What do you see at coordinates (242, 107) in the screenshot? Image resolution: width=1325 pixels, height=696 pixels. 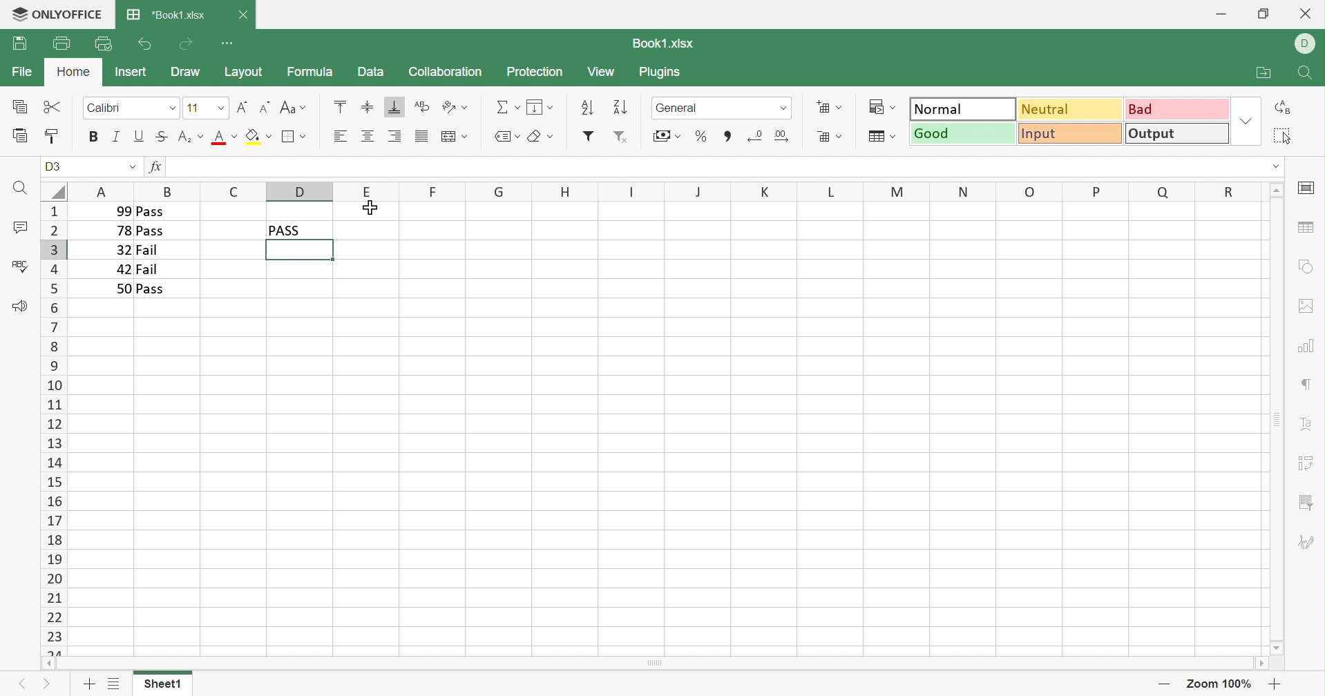 I see `Font increment` at bounding box center [242, 107].